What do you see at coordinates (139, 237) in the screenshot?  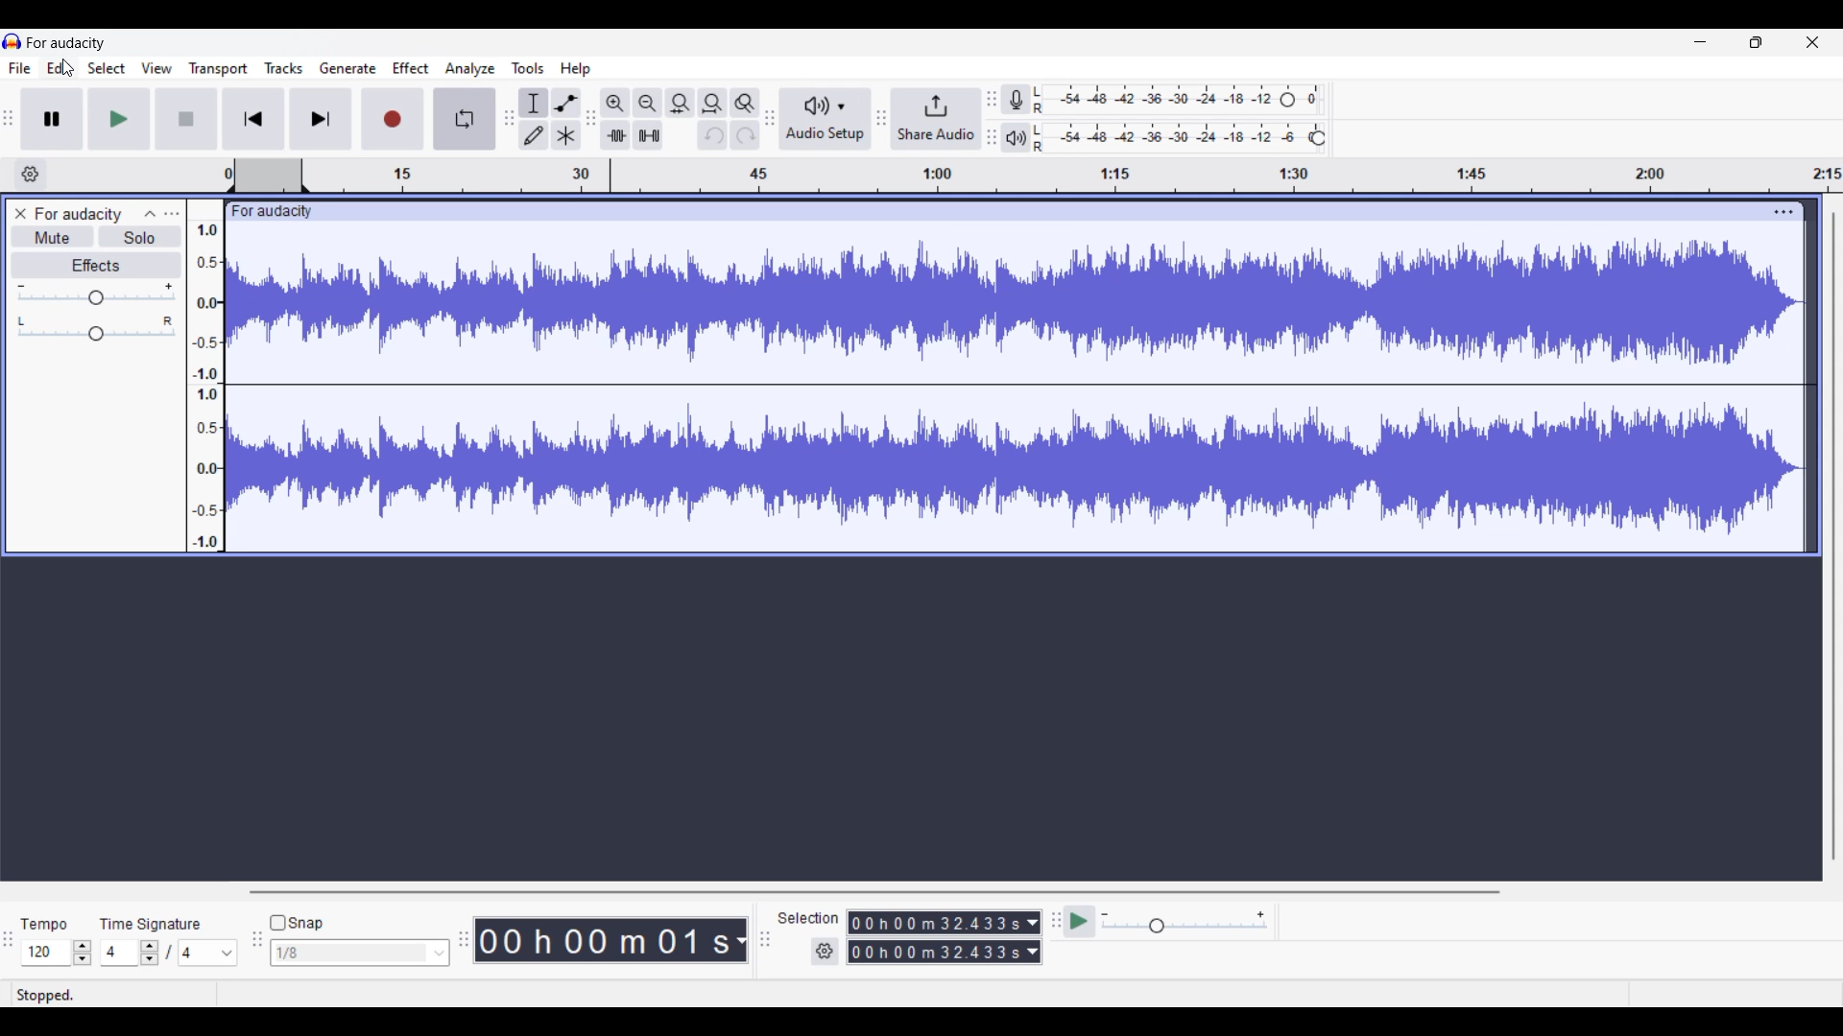 I see `Solo` at bounding box center [139, 237].